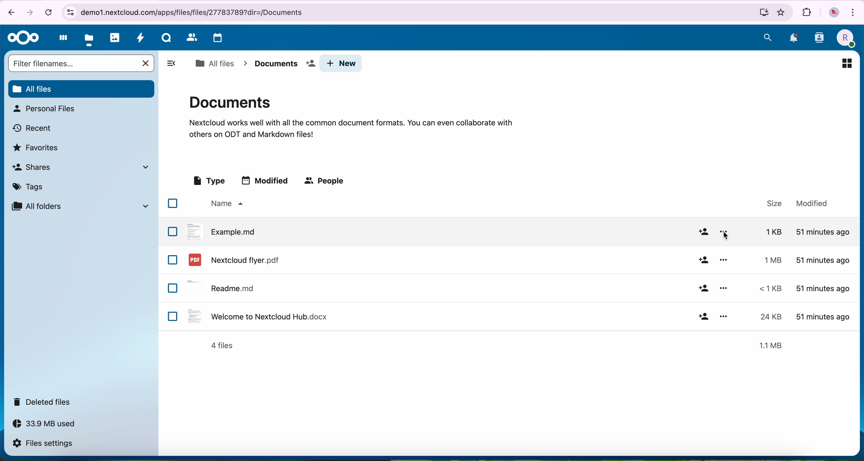  What do you see at coordinates (846, 62) in the screenshot?
I see `preview` at bounding box center [846, 62].